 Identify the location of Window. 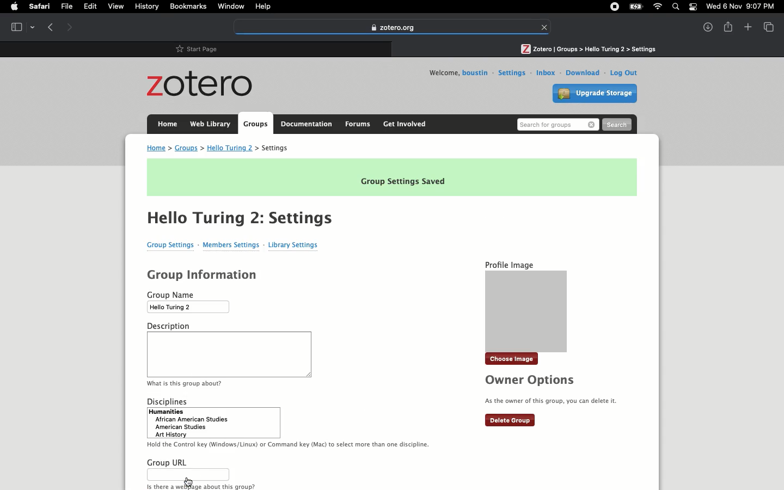
(231, 6).